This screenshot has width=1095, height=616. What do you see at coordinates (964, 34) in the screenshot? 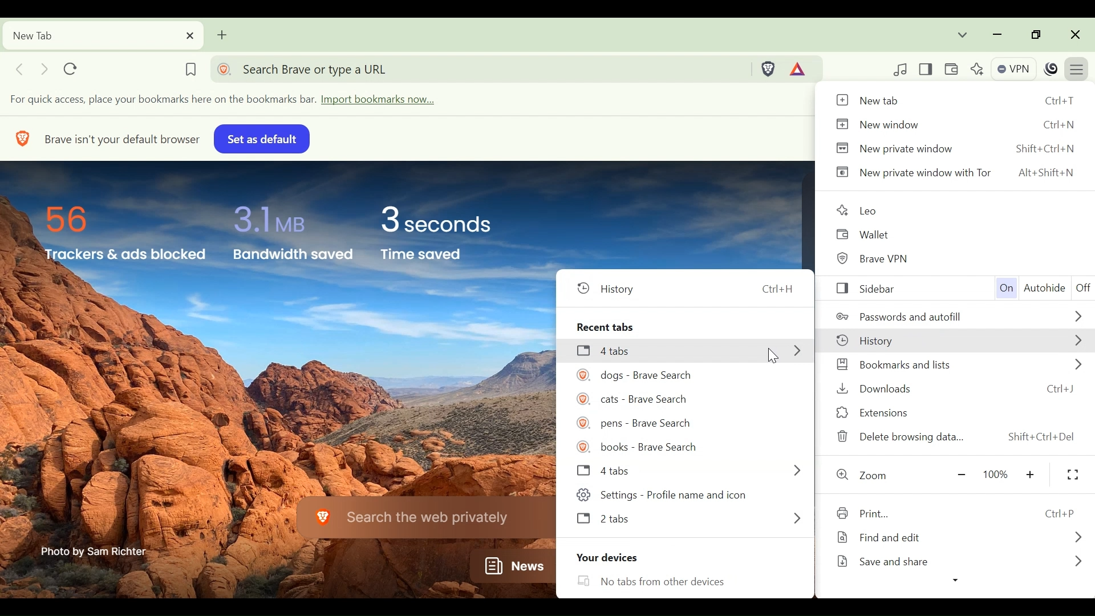
I see `Search tabs` at bounding box center [964, 34].